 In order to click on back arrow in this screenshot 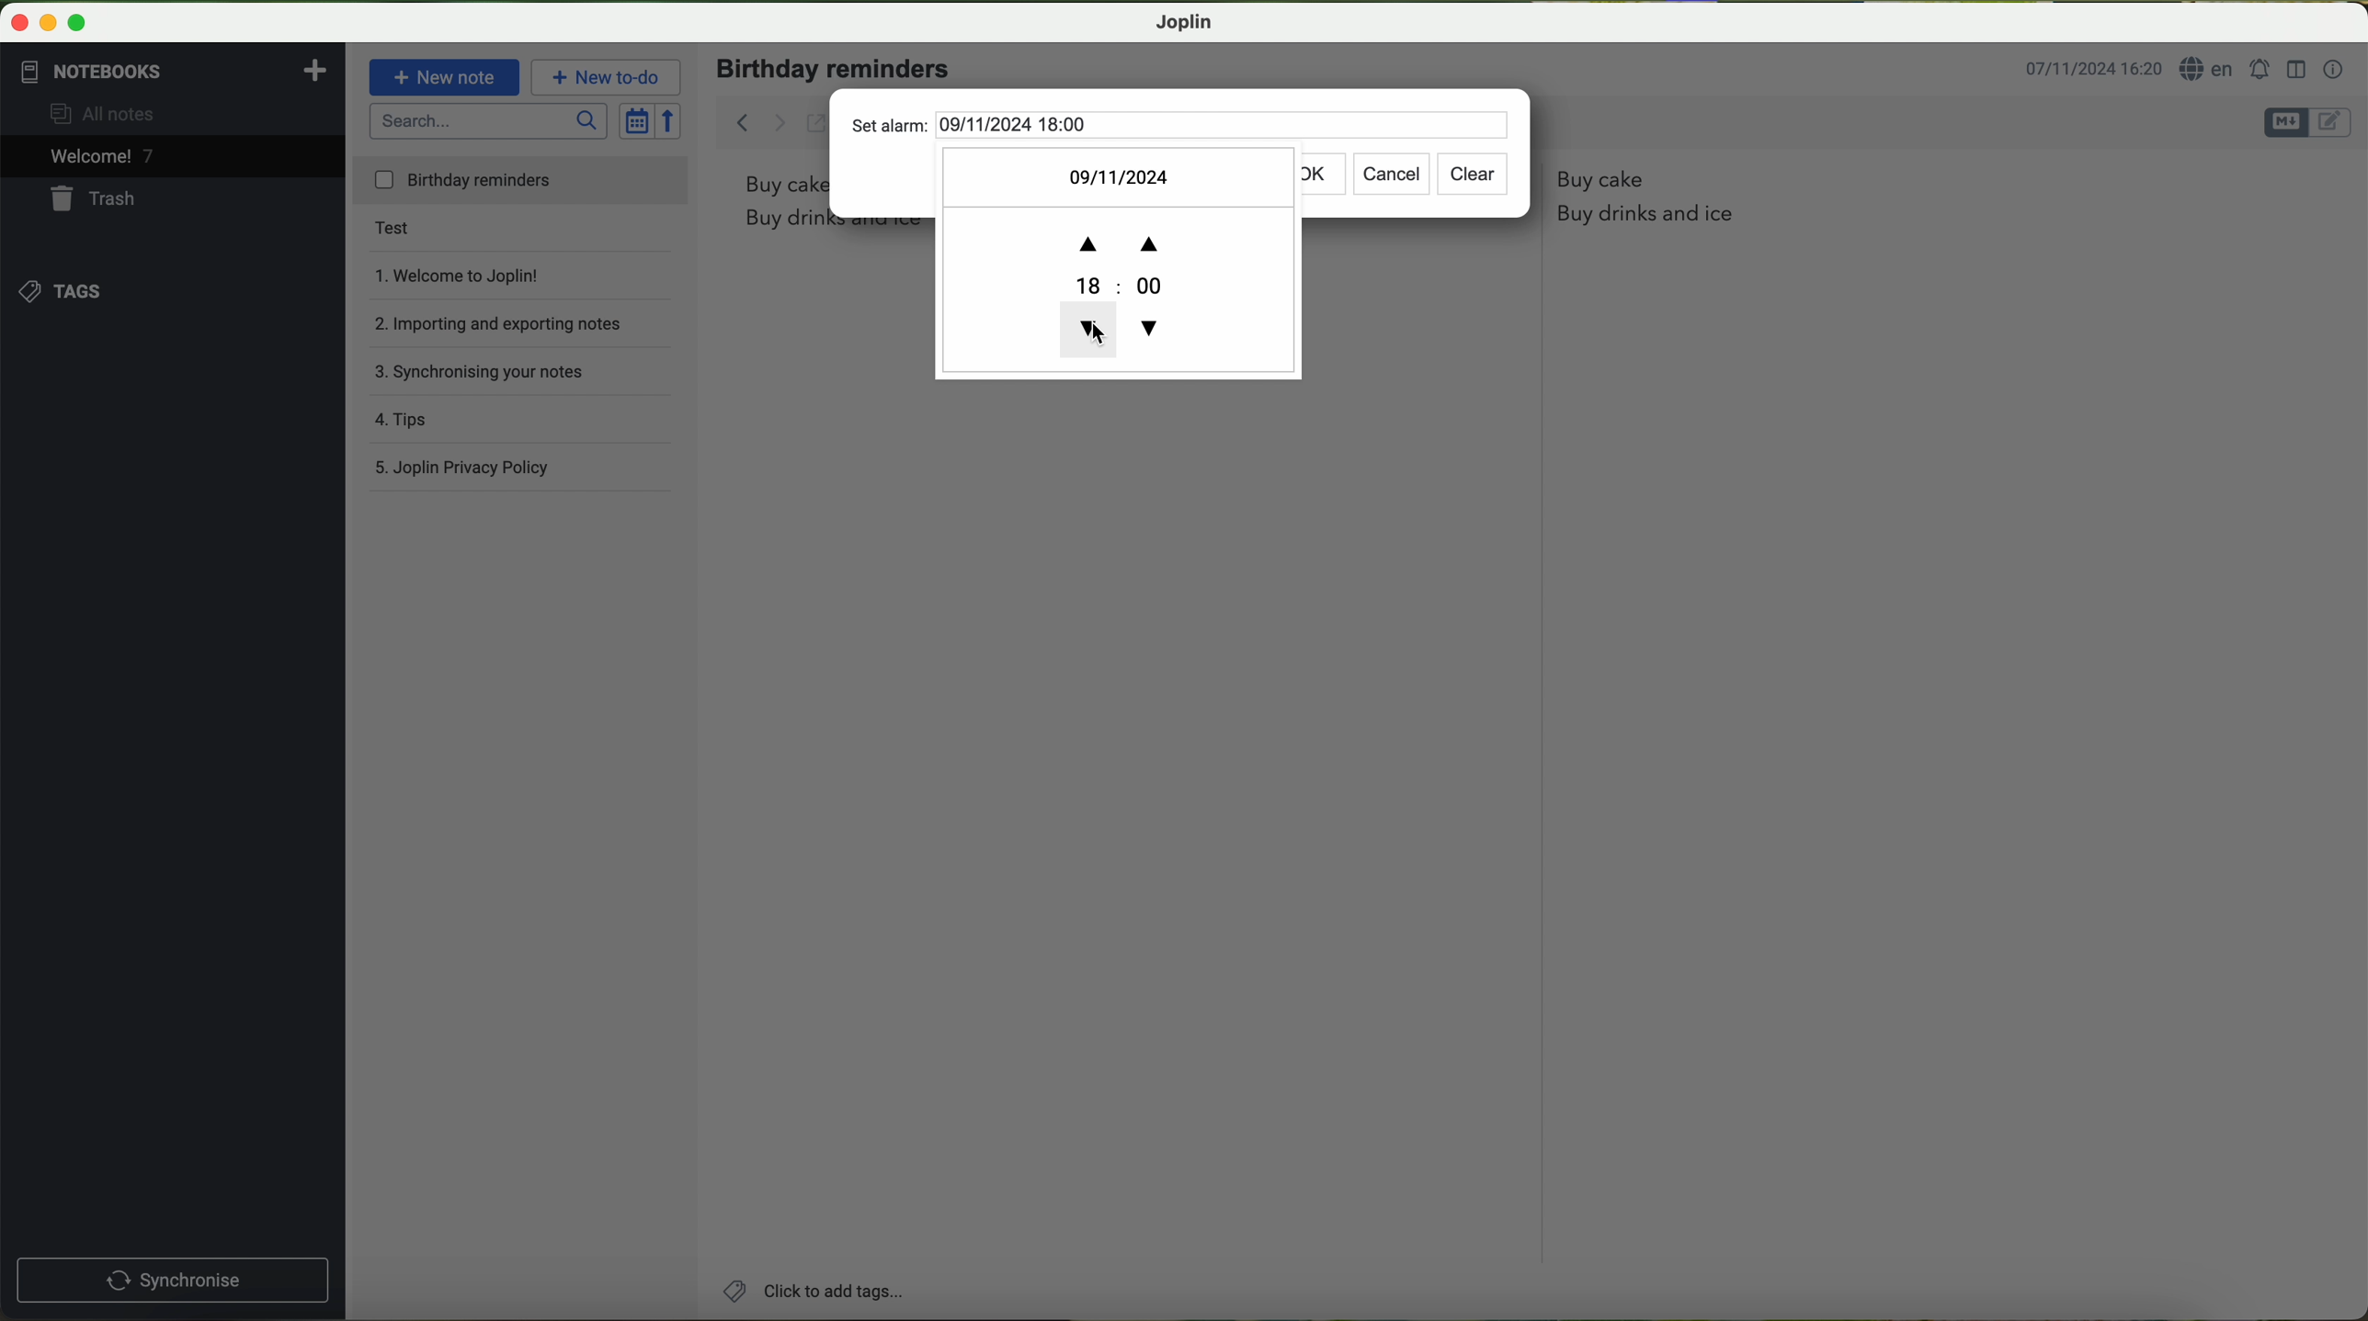, I will do `click(758, 120)`.